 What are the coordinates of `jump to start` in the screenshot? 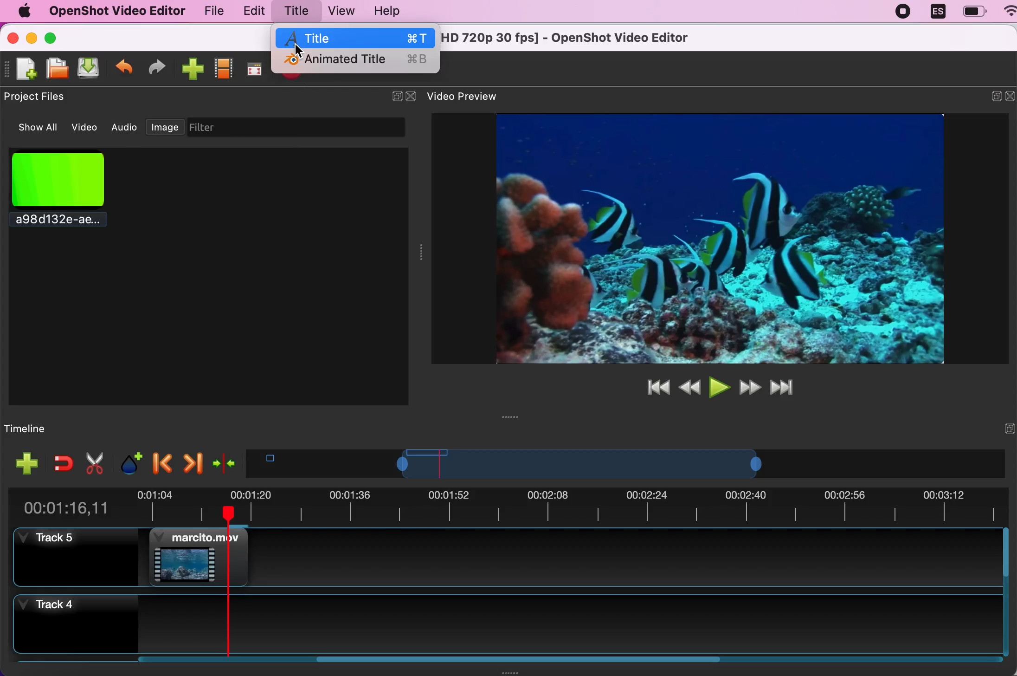 It's located at (655, 387).